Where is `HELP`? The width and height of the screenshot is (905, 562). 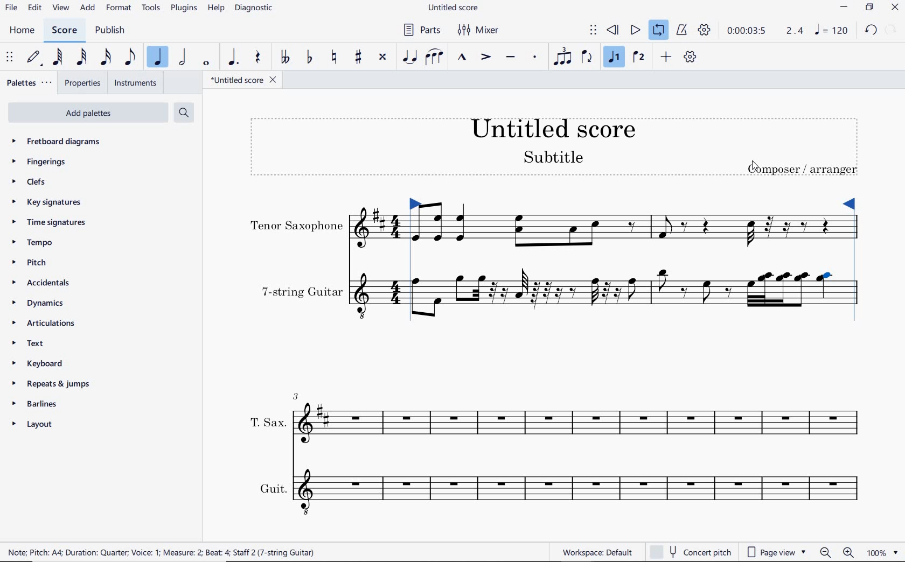 HELP is located at coordinates (215, 9).